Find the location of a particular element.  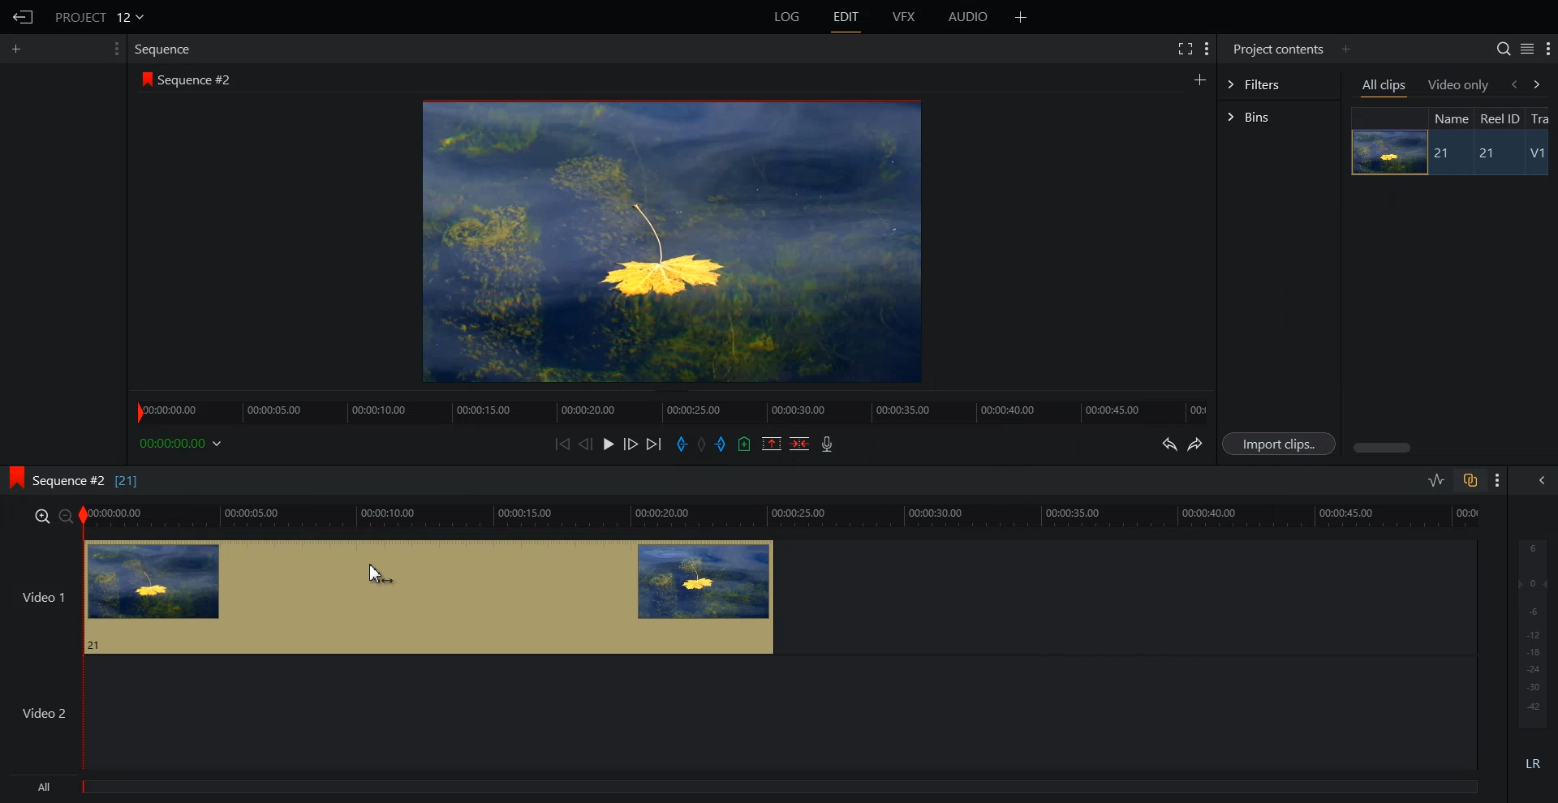

V1 is located at coordinates (1539, 155).